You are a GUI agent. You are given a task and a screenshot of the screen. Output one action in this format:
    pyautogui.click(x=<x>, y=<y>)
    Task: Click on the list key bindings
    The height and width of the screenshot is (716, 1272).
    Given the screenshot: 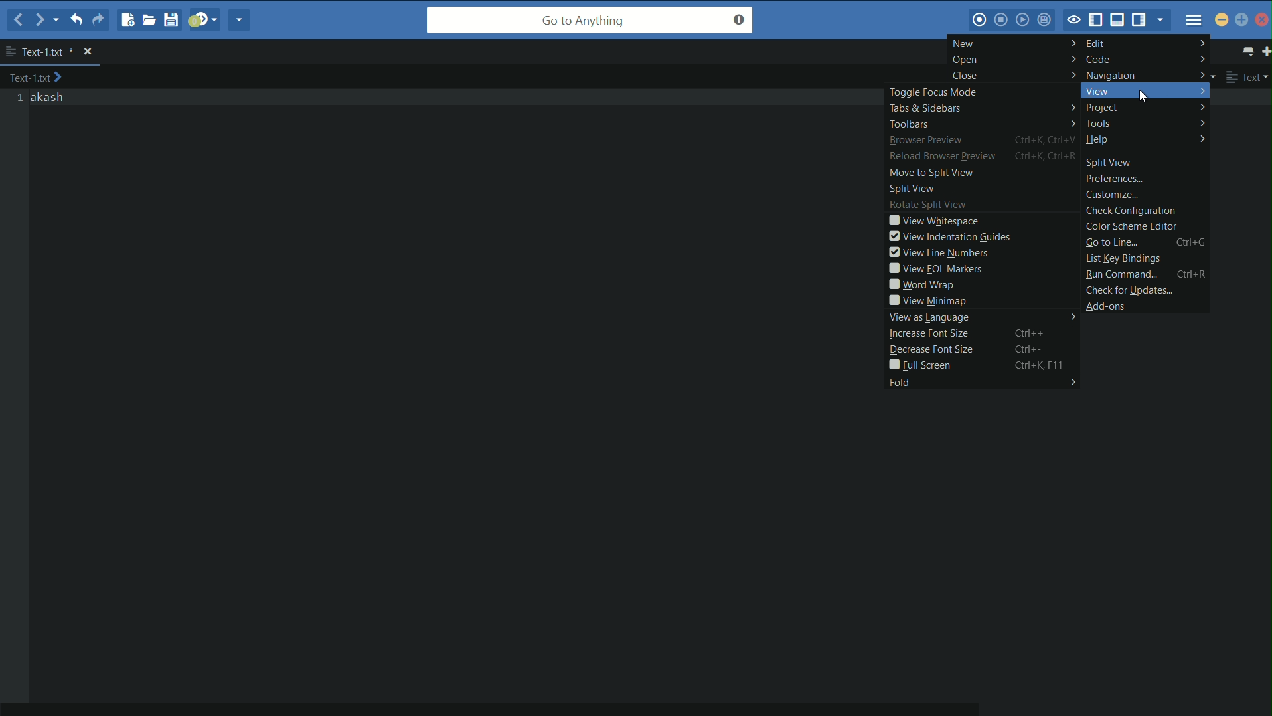 What is the action you would take?
    pyautogui.click(x=1145, y=259)
    